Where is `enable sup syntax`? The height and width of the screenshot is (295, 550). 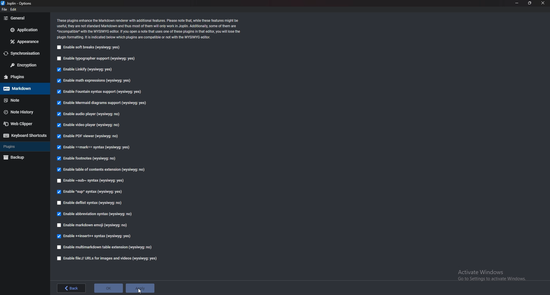
enable sup syntax is located at coordinates (90, 192).